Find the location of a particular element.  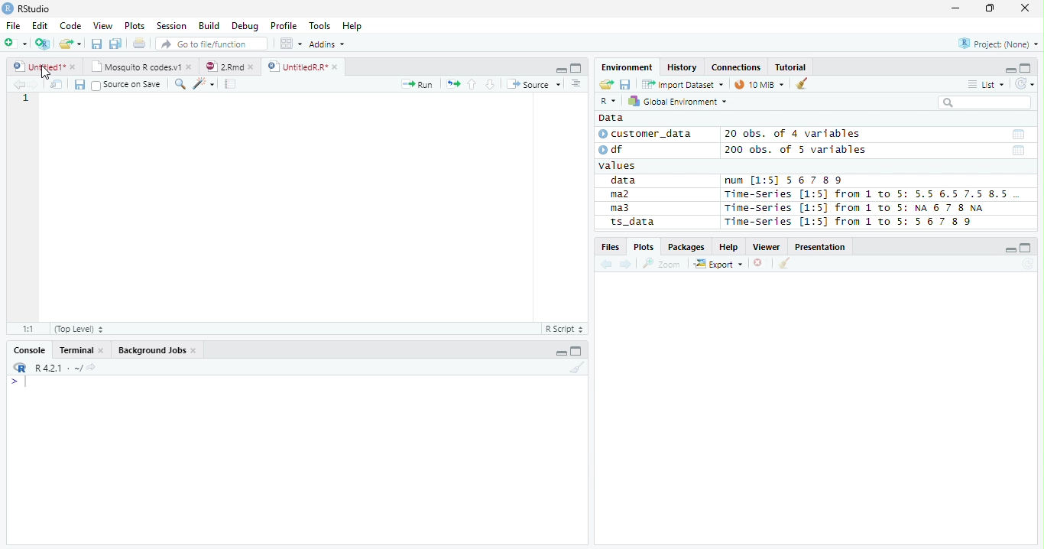

R 4.2.1 ~/ is located at coordinates (57, 367).